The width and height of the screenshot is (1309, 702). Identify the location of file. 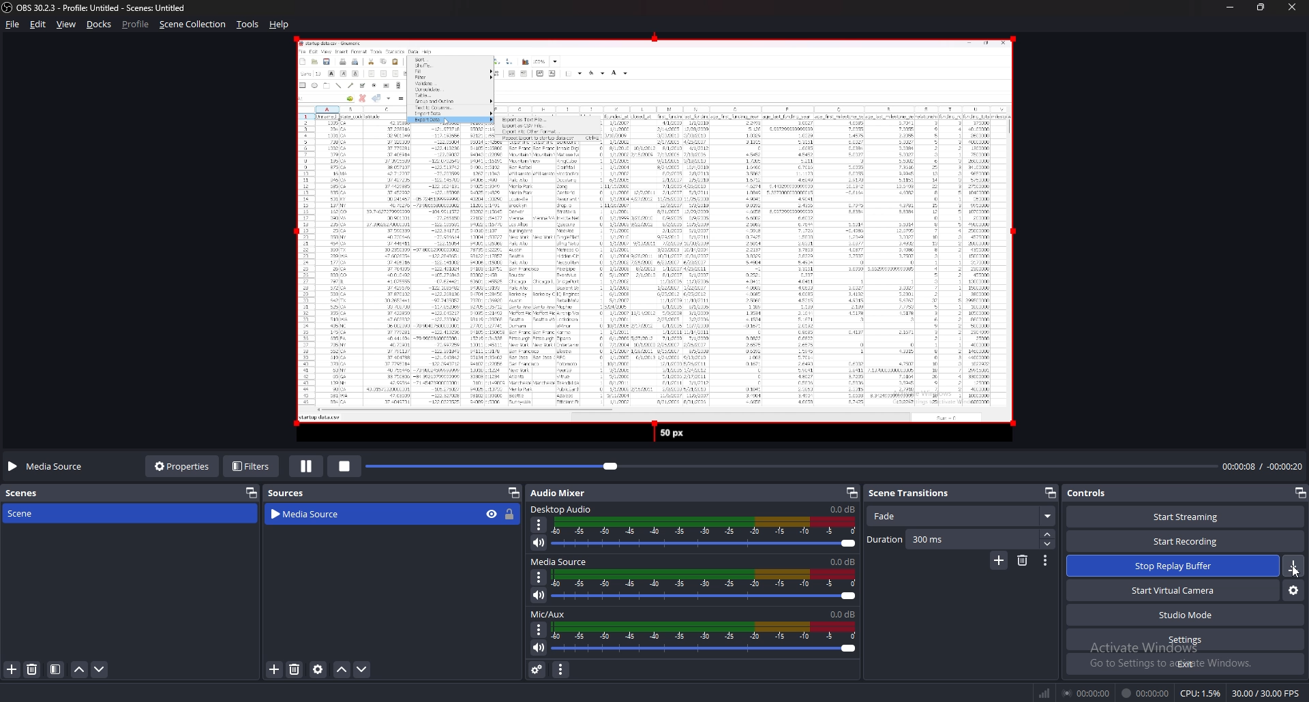
(13, 24).